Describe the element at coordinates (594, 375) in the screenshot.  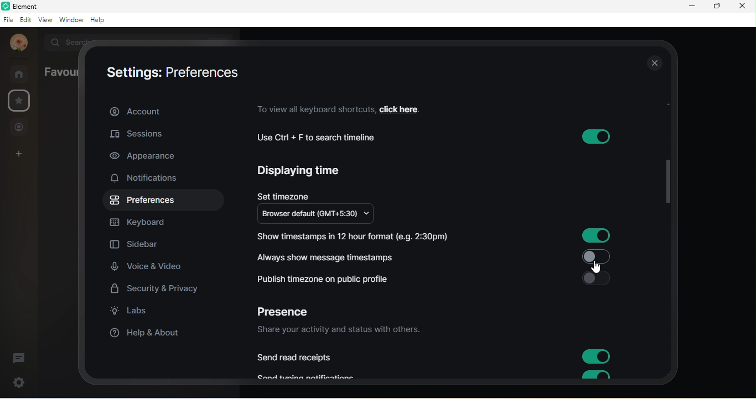
I see `button` at that location.